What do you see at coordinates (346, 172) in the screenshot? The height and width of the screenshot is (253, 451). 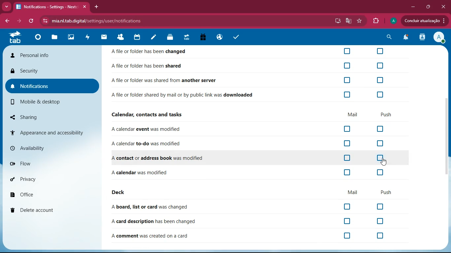 I see `off` at bounding box center [346, 172].